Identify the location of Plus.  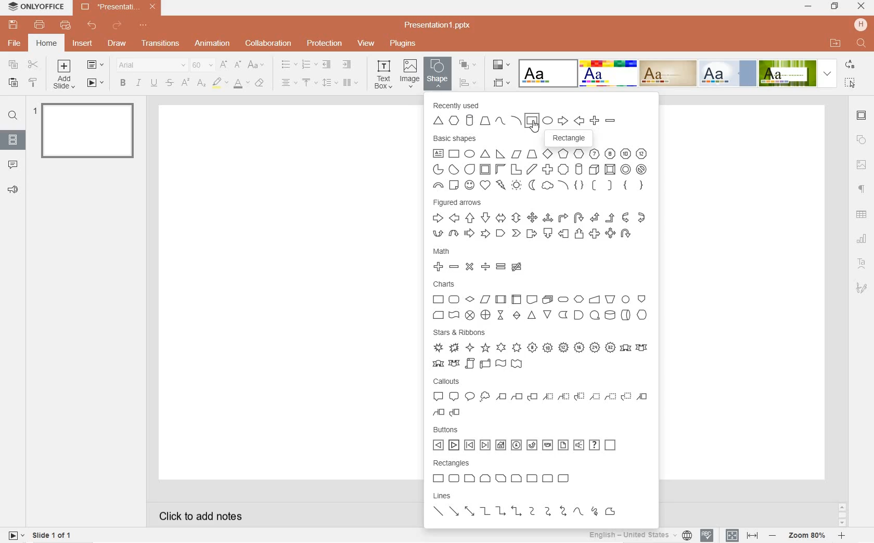
(547, 170).